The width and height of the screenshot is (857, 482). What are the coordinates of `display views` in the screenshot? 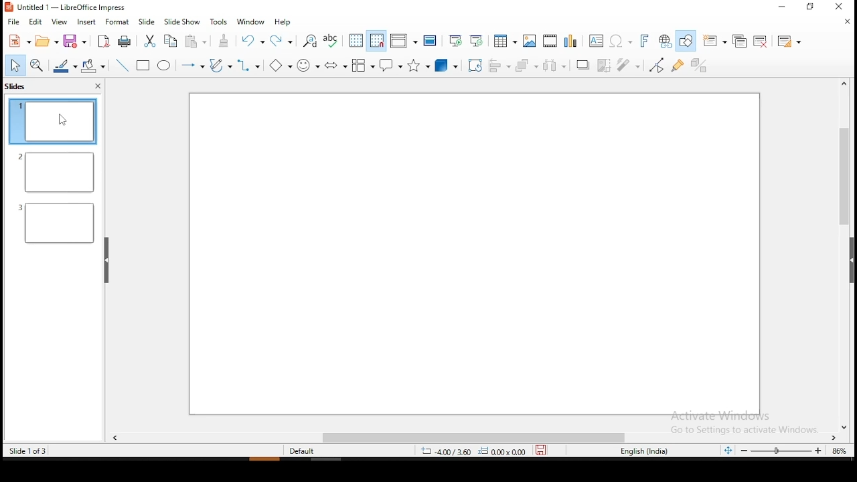 It's located at (403, 42).